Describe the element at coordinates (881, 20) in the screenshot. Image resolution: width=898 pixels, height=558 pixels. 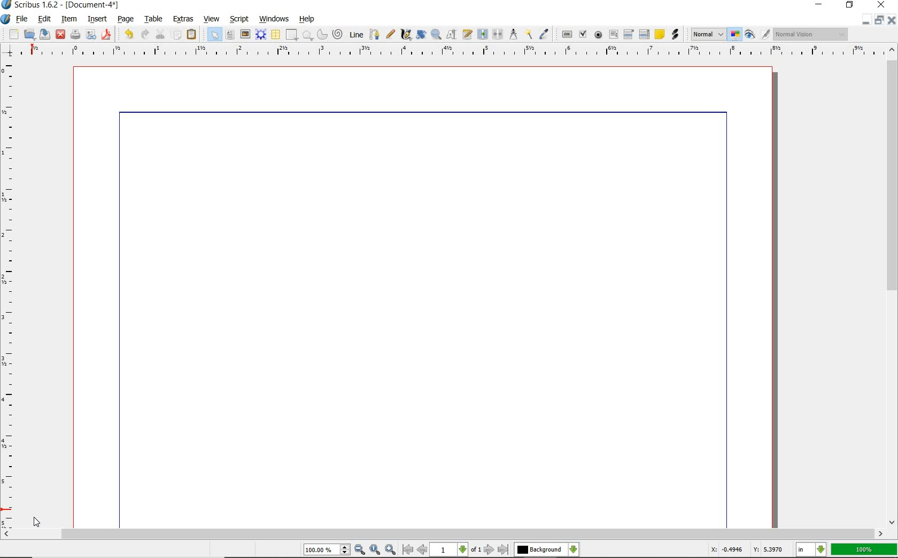
I see `restore` at that location.